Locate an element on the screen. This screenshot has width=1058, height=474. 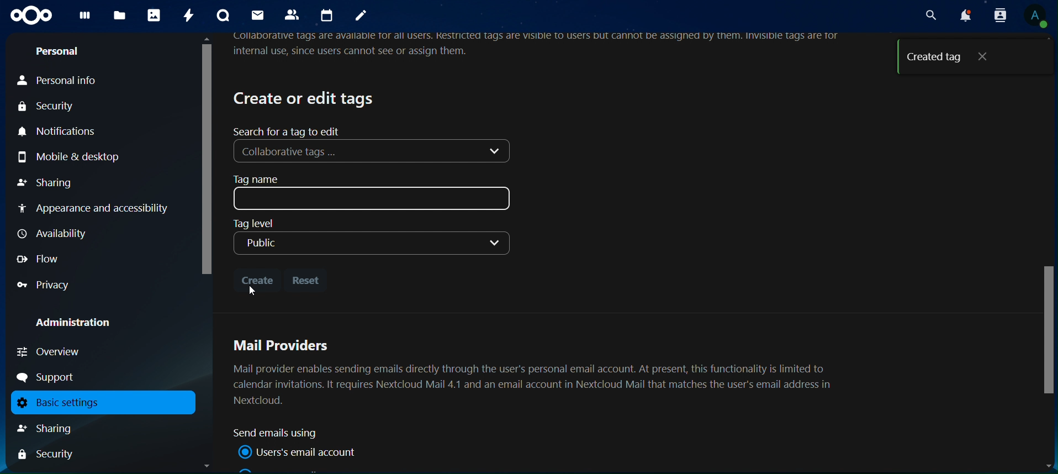
sharing is located at coordinates (57, 428).